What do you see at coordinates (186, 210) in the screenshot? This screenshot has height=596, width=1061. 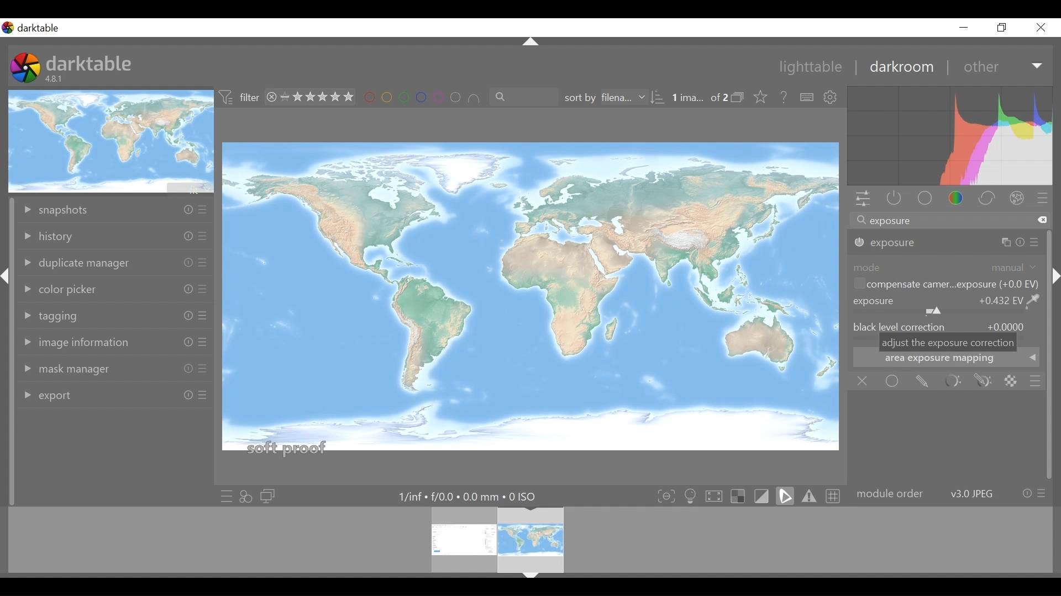 I see `` at bounding box center [186, 210].